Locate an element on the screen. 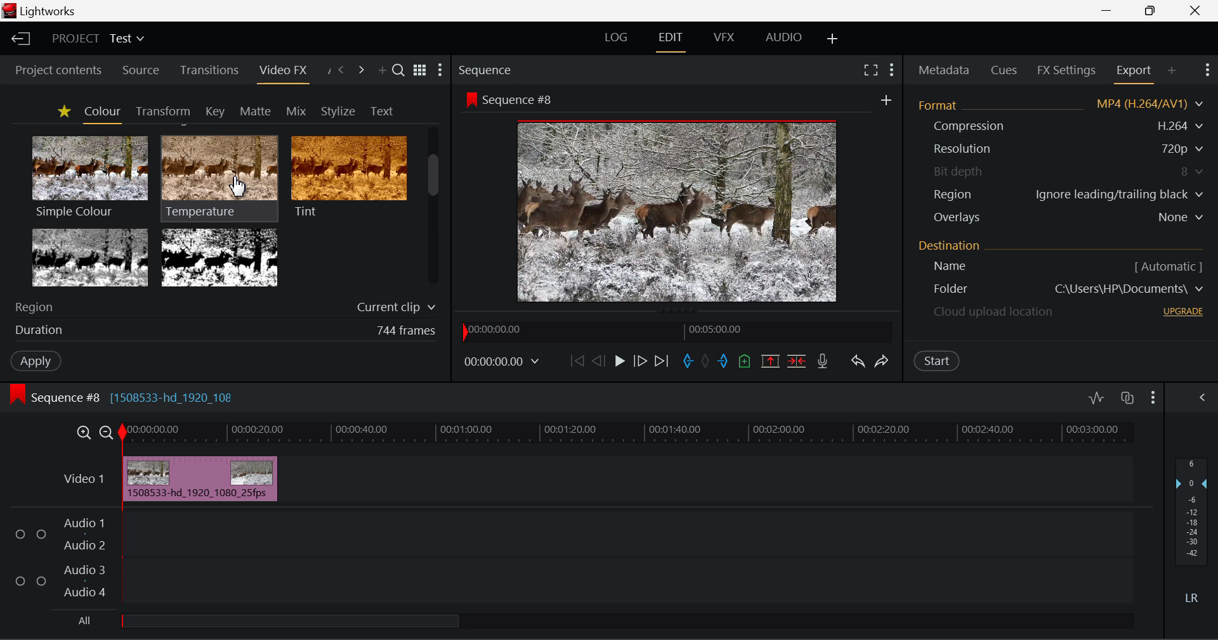 The height and width of the screenshot is (640, 1218). Toggle auto track sync is located at coordinates (1127, 398).